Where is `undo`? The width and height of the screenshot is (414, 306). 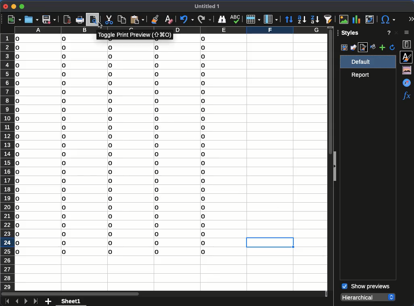
undo is located at coordinates (187, 20).